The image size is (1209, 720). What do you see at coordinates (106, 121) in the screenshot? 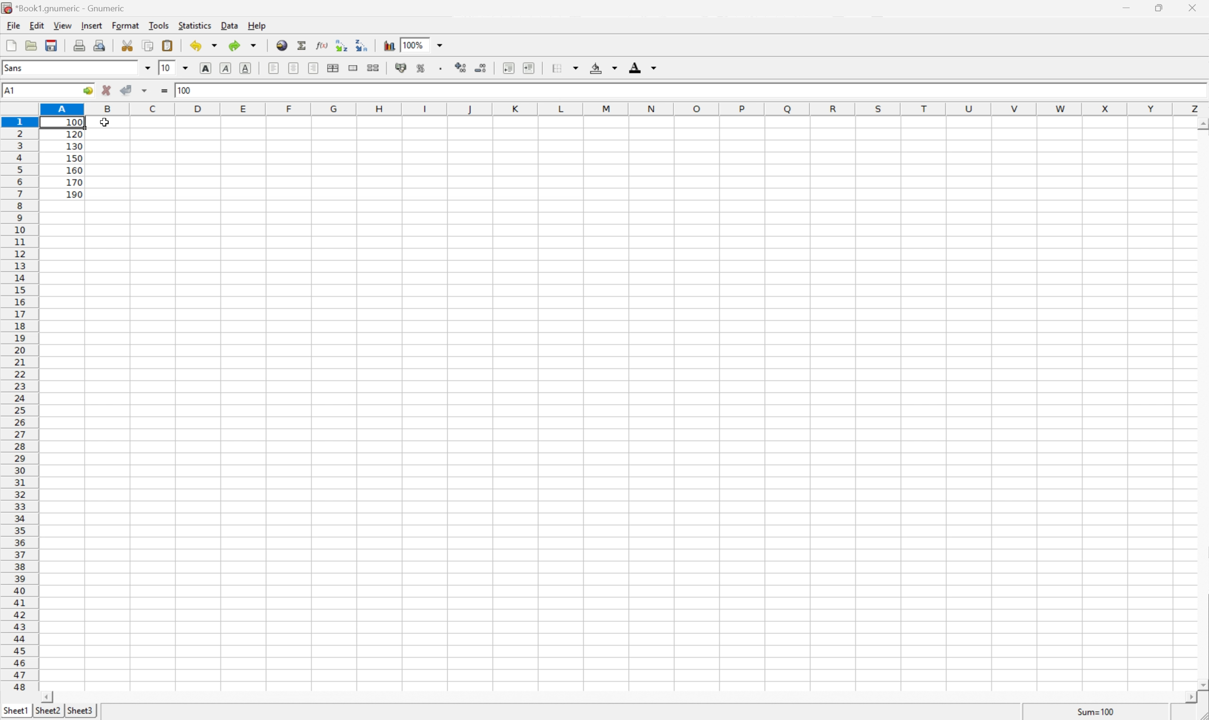
I see `Cursor` at bounding box center [106, 121].